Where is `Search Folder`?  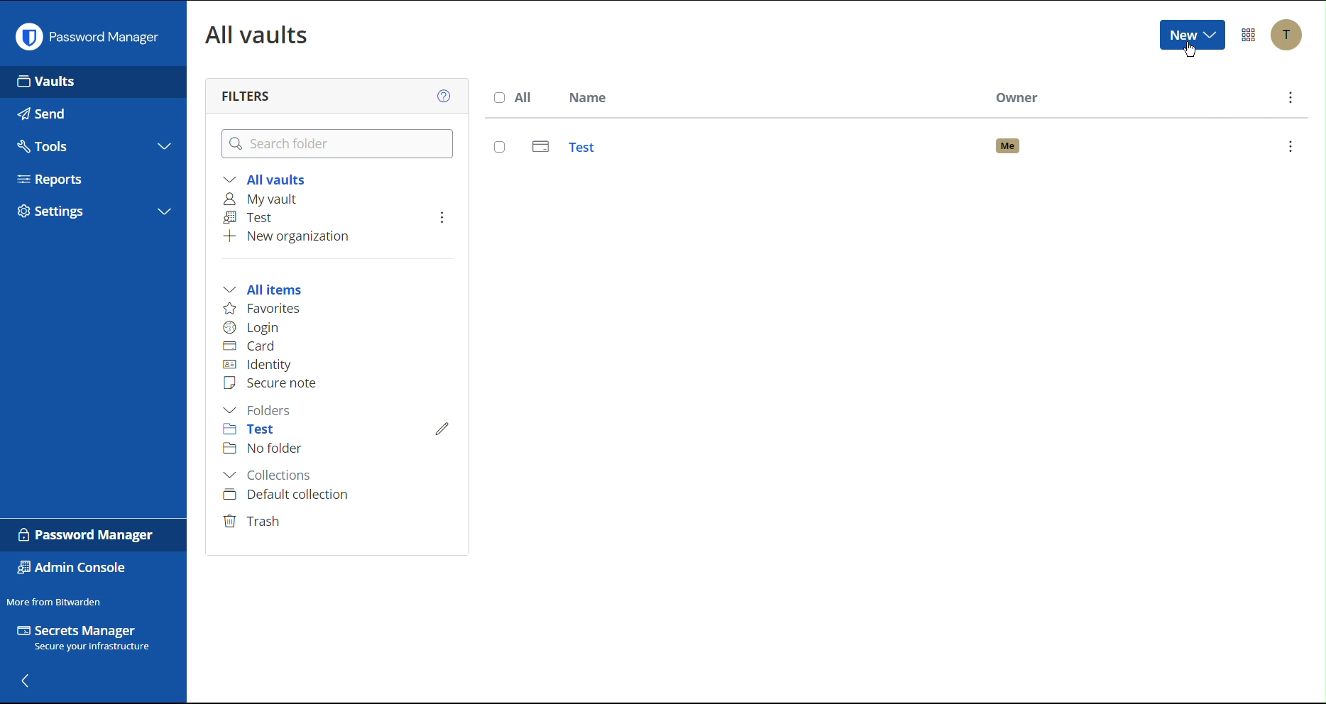 Search Folder is located at coordinates (339, 143).